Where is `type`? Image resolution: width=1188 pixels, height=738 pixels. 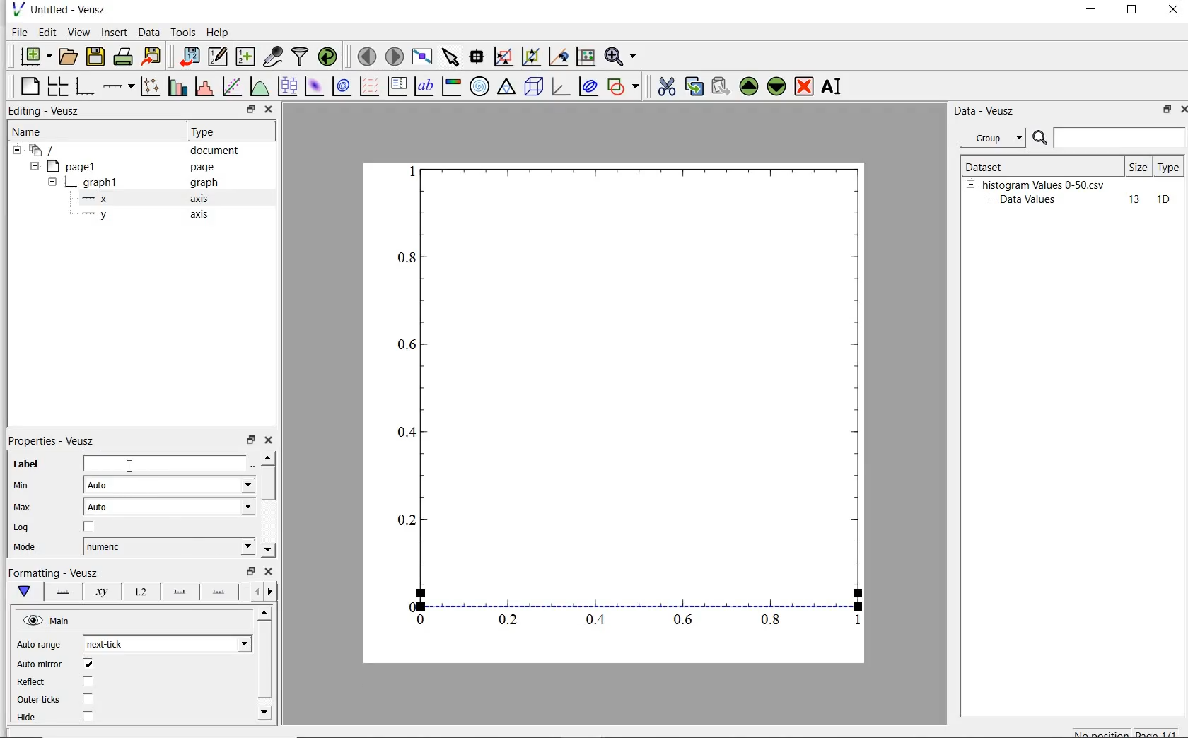 type is located at coordinates (1170, 166).